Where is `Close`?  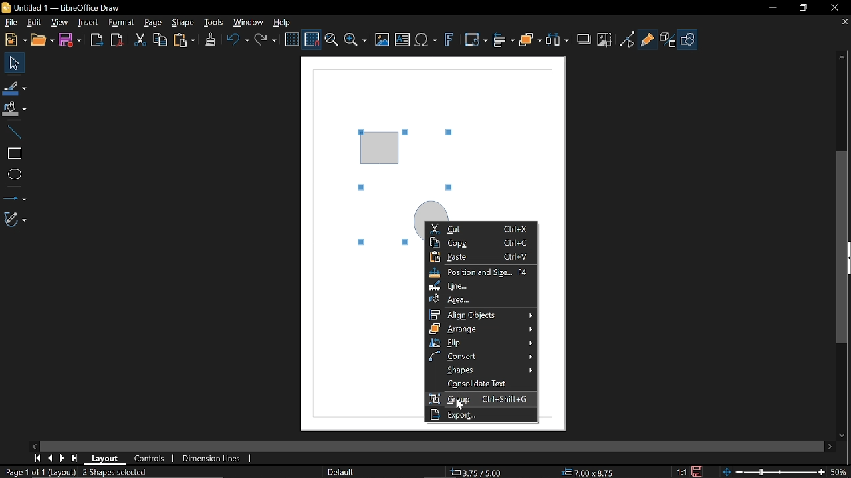
Close is located at coordinates (836, 7).